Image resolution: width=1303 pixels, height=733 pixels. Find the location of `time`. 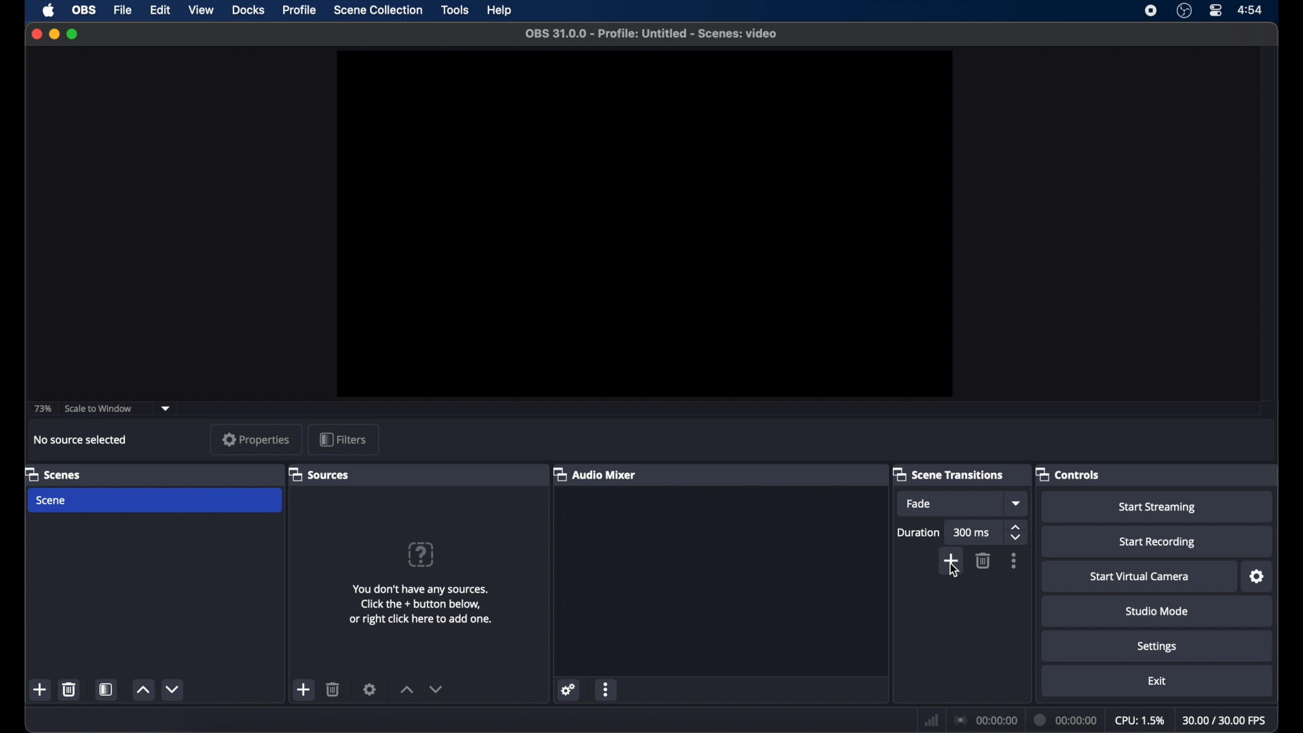

time is located at coordinates (1251, 11).